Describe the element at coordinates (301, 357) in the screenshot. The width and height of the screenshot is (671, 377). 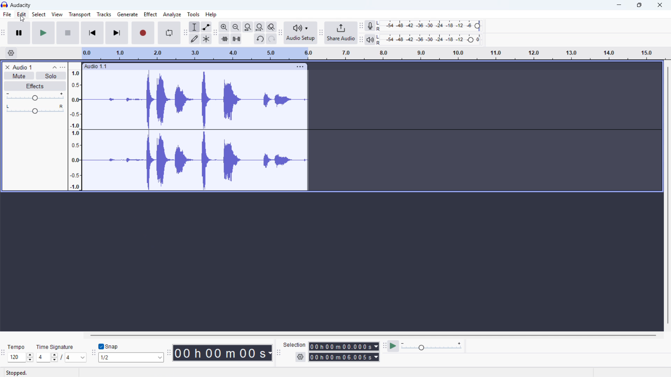
I see `selection settings` at that location.